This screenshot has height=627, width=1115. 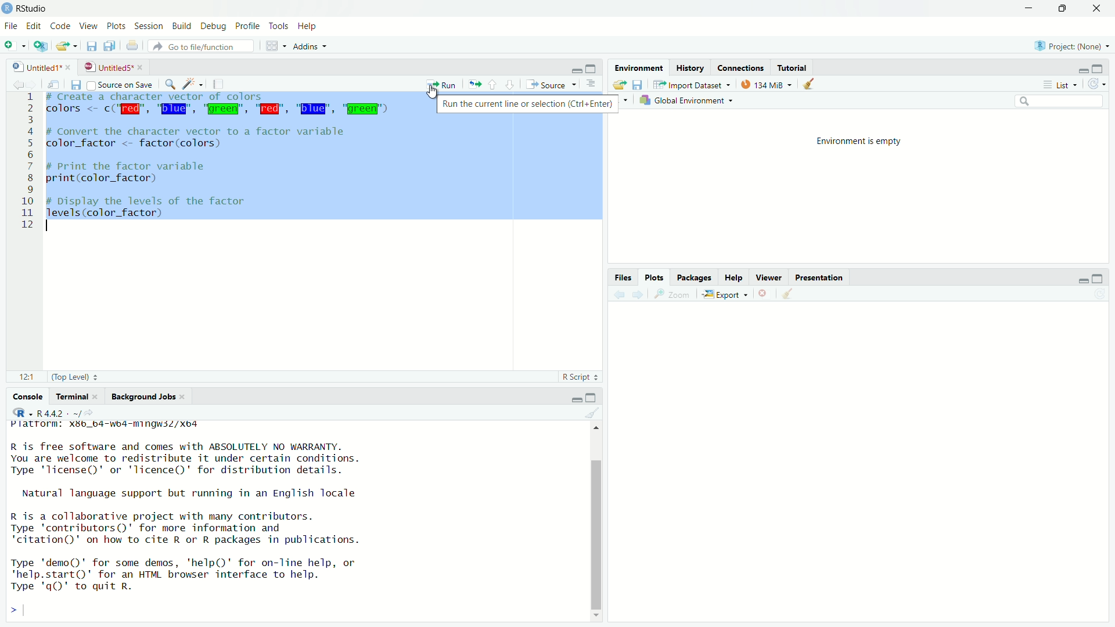 What do you see at coordinates (275, 46) in the screenshot?
I see `workspace panes` at bounding box center [275, 46].